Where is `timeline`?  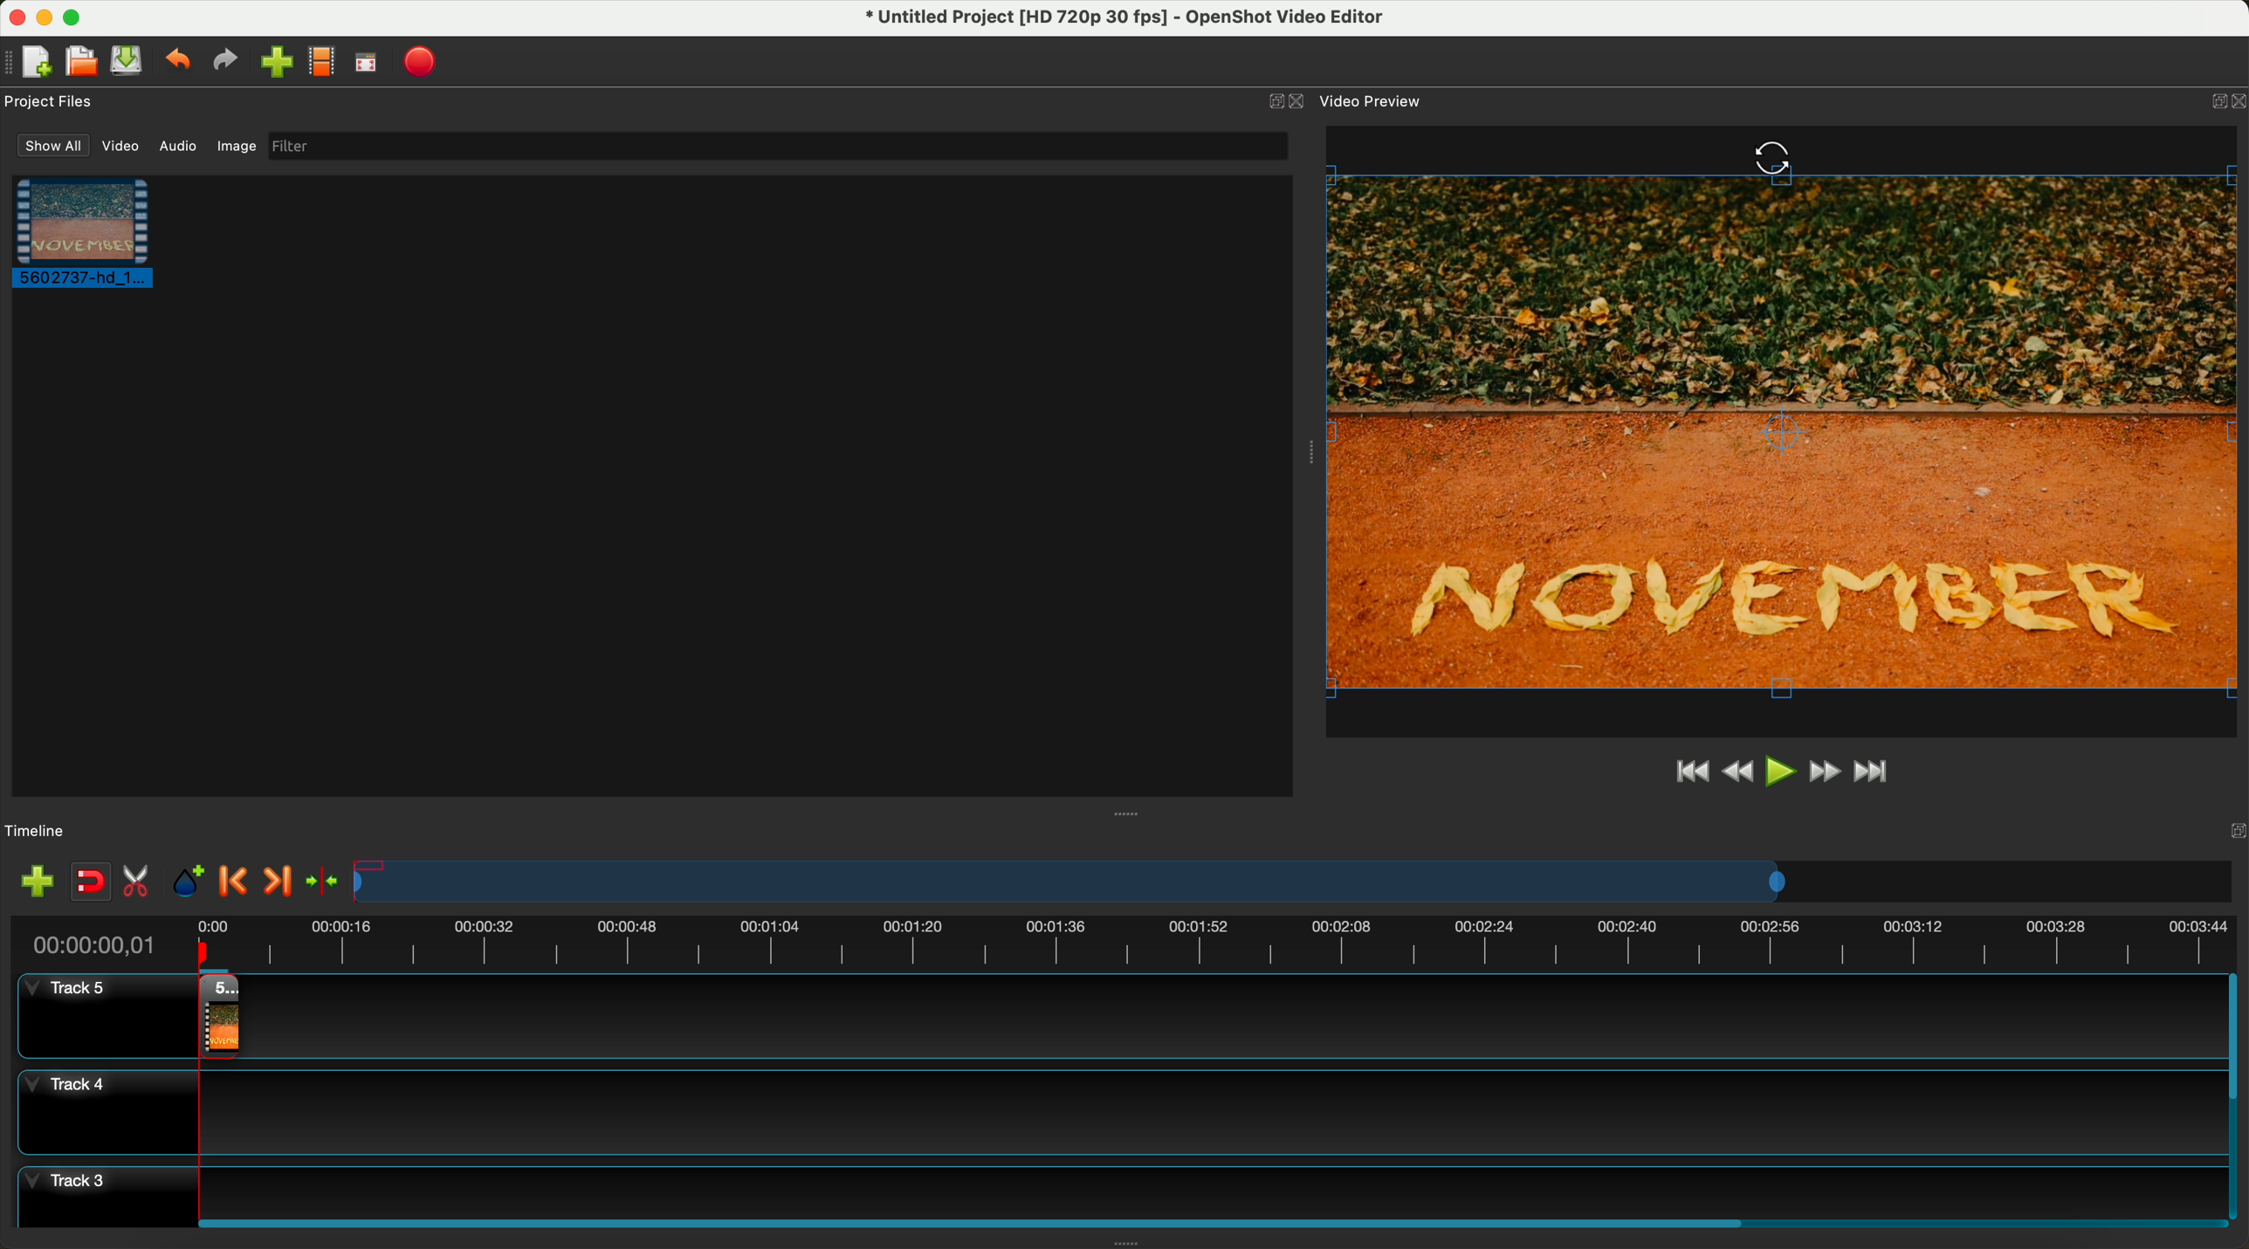
timeline is located at coordinates (37, 832).